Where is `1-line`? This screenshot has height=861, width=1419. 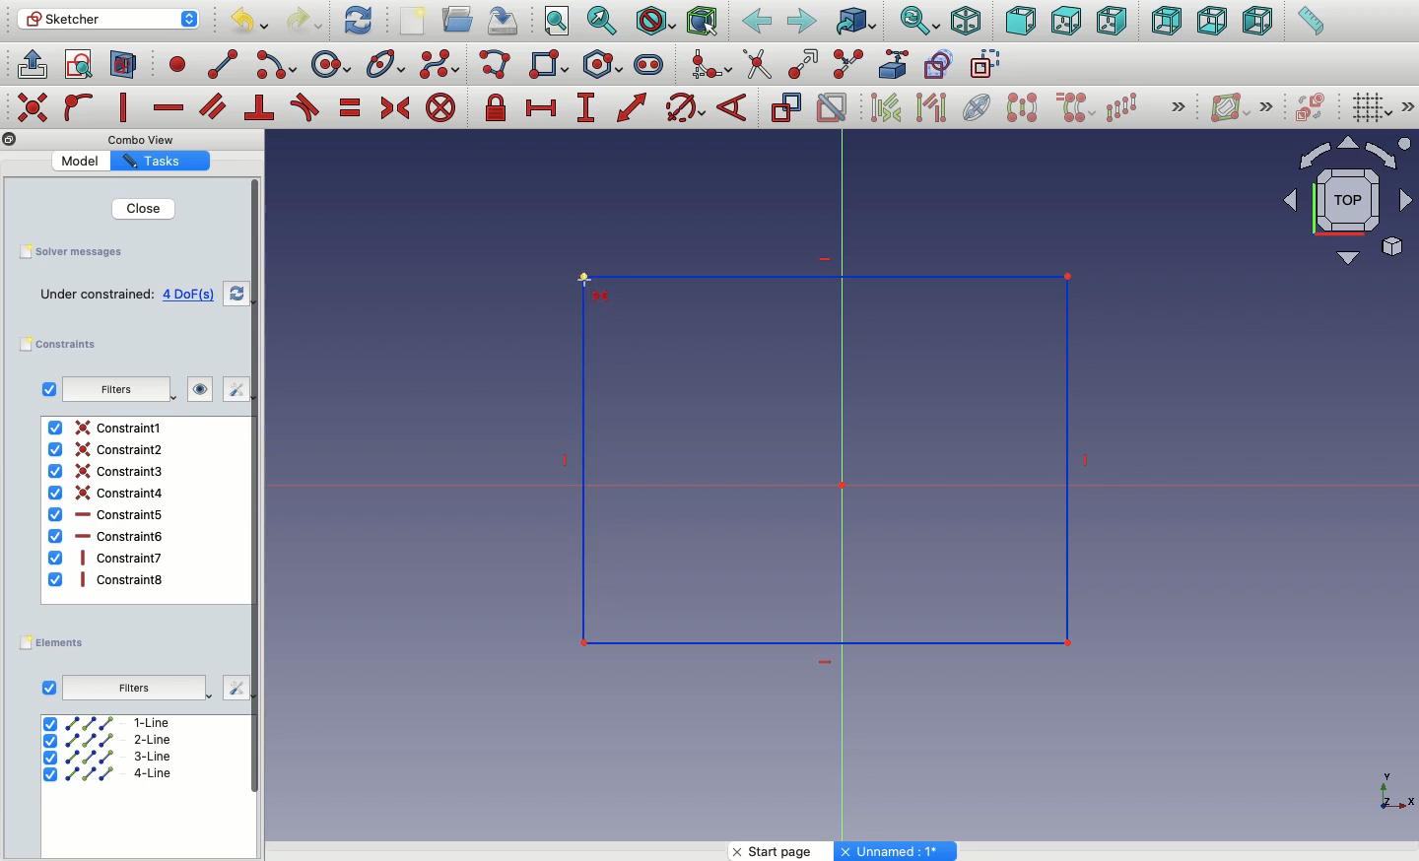
1-line is located at coordinates (109, 722).